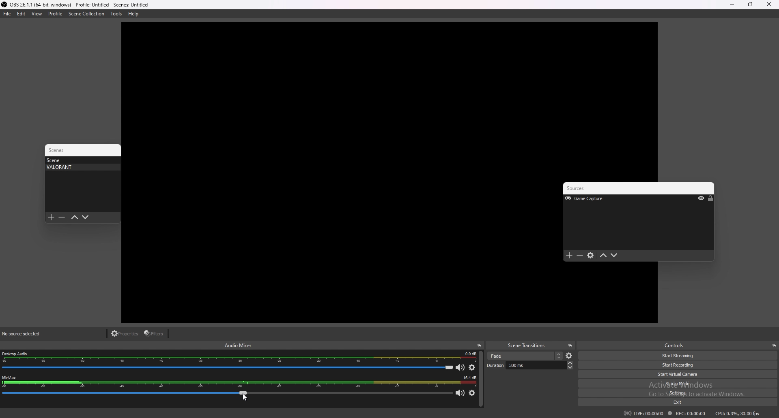 The image size is (779, 418). Describe the element at coordinates (80, 160) in the screenshot. I see `scene` at that location.